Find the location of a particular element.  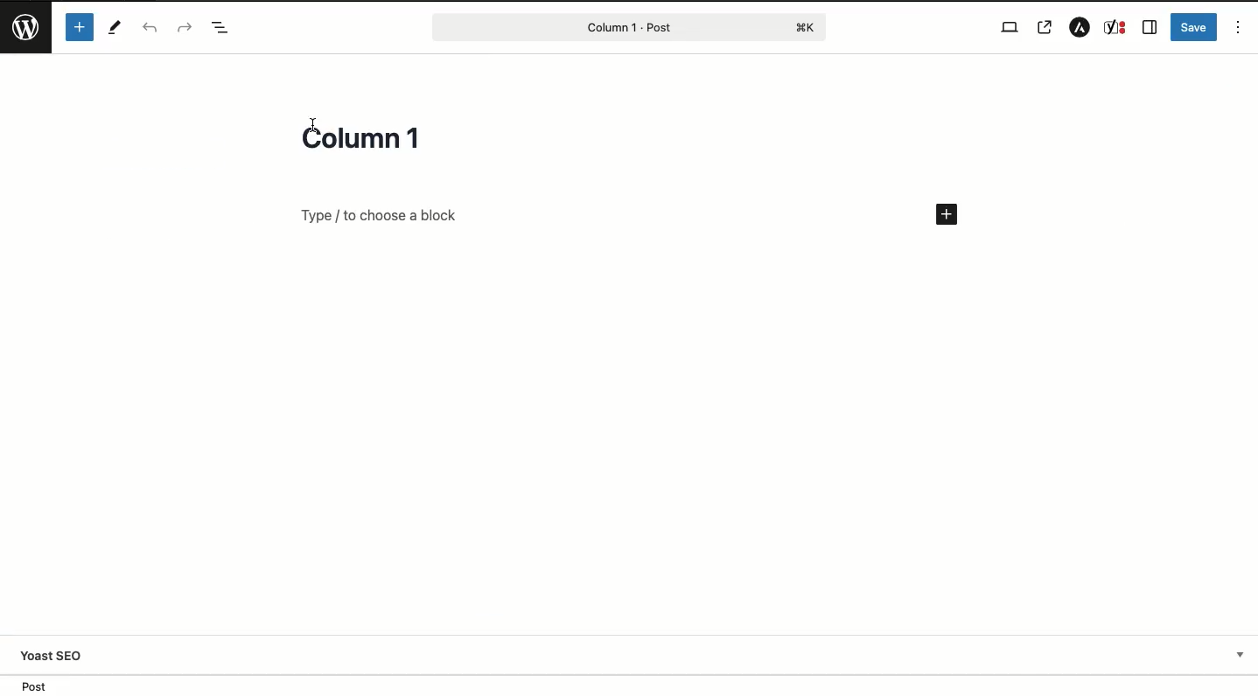

UNDO is located at coordinates (150, 29).